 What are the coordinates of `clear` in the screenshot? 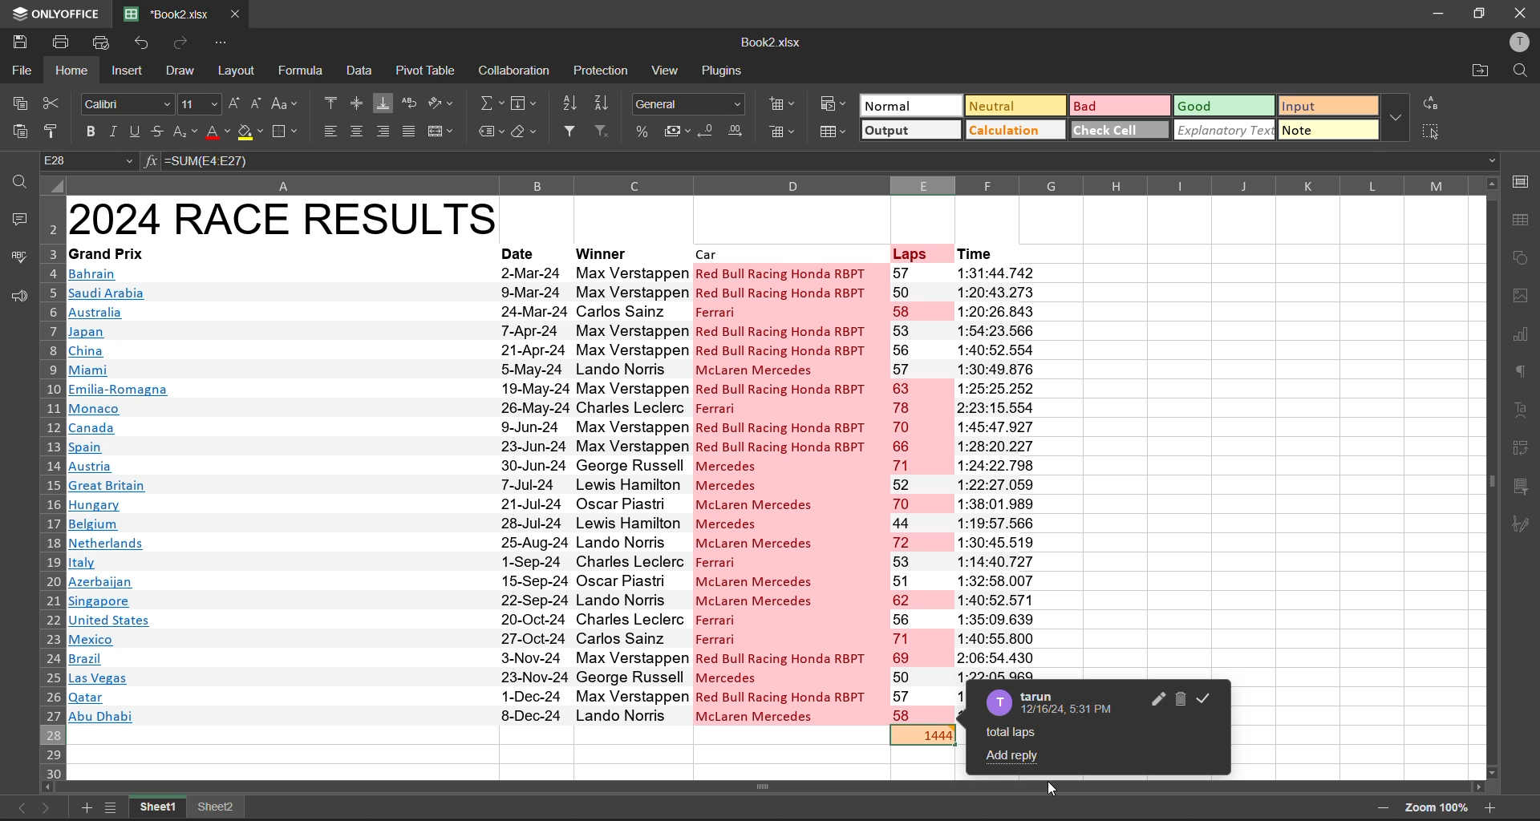 It's located at (523, 131).